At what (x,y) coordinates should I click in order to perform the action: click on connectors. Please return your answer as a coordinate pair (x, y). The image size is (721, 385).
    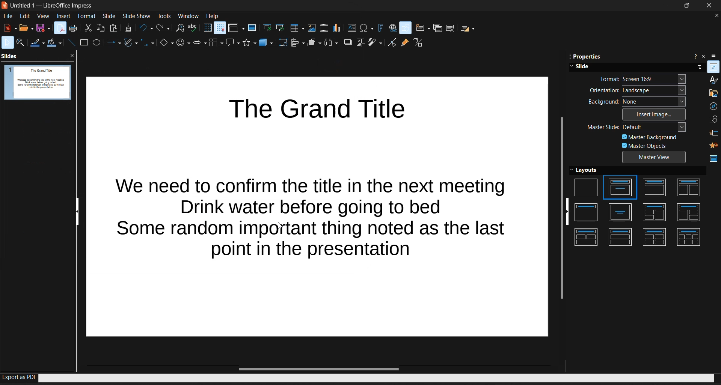
    Looking at the image, I should click on (146, 43).